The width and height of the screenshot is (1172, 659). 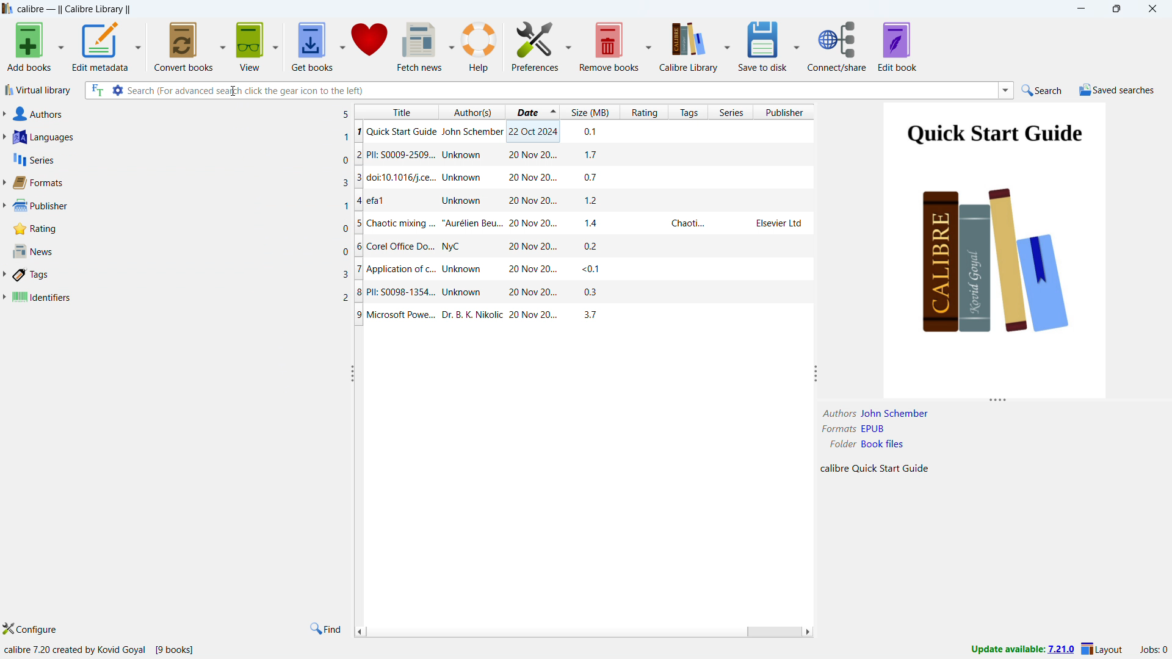 I want to click on sort by publisher, so click(x=786, y=112).